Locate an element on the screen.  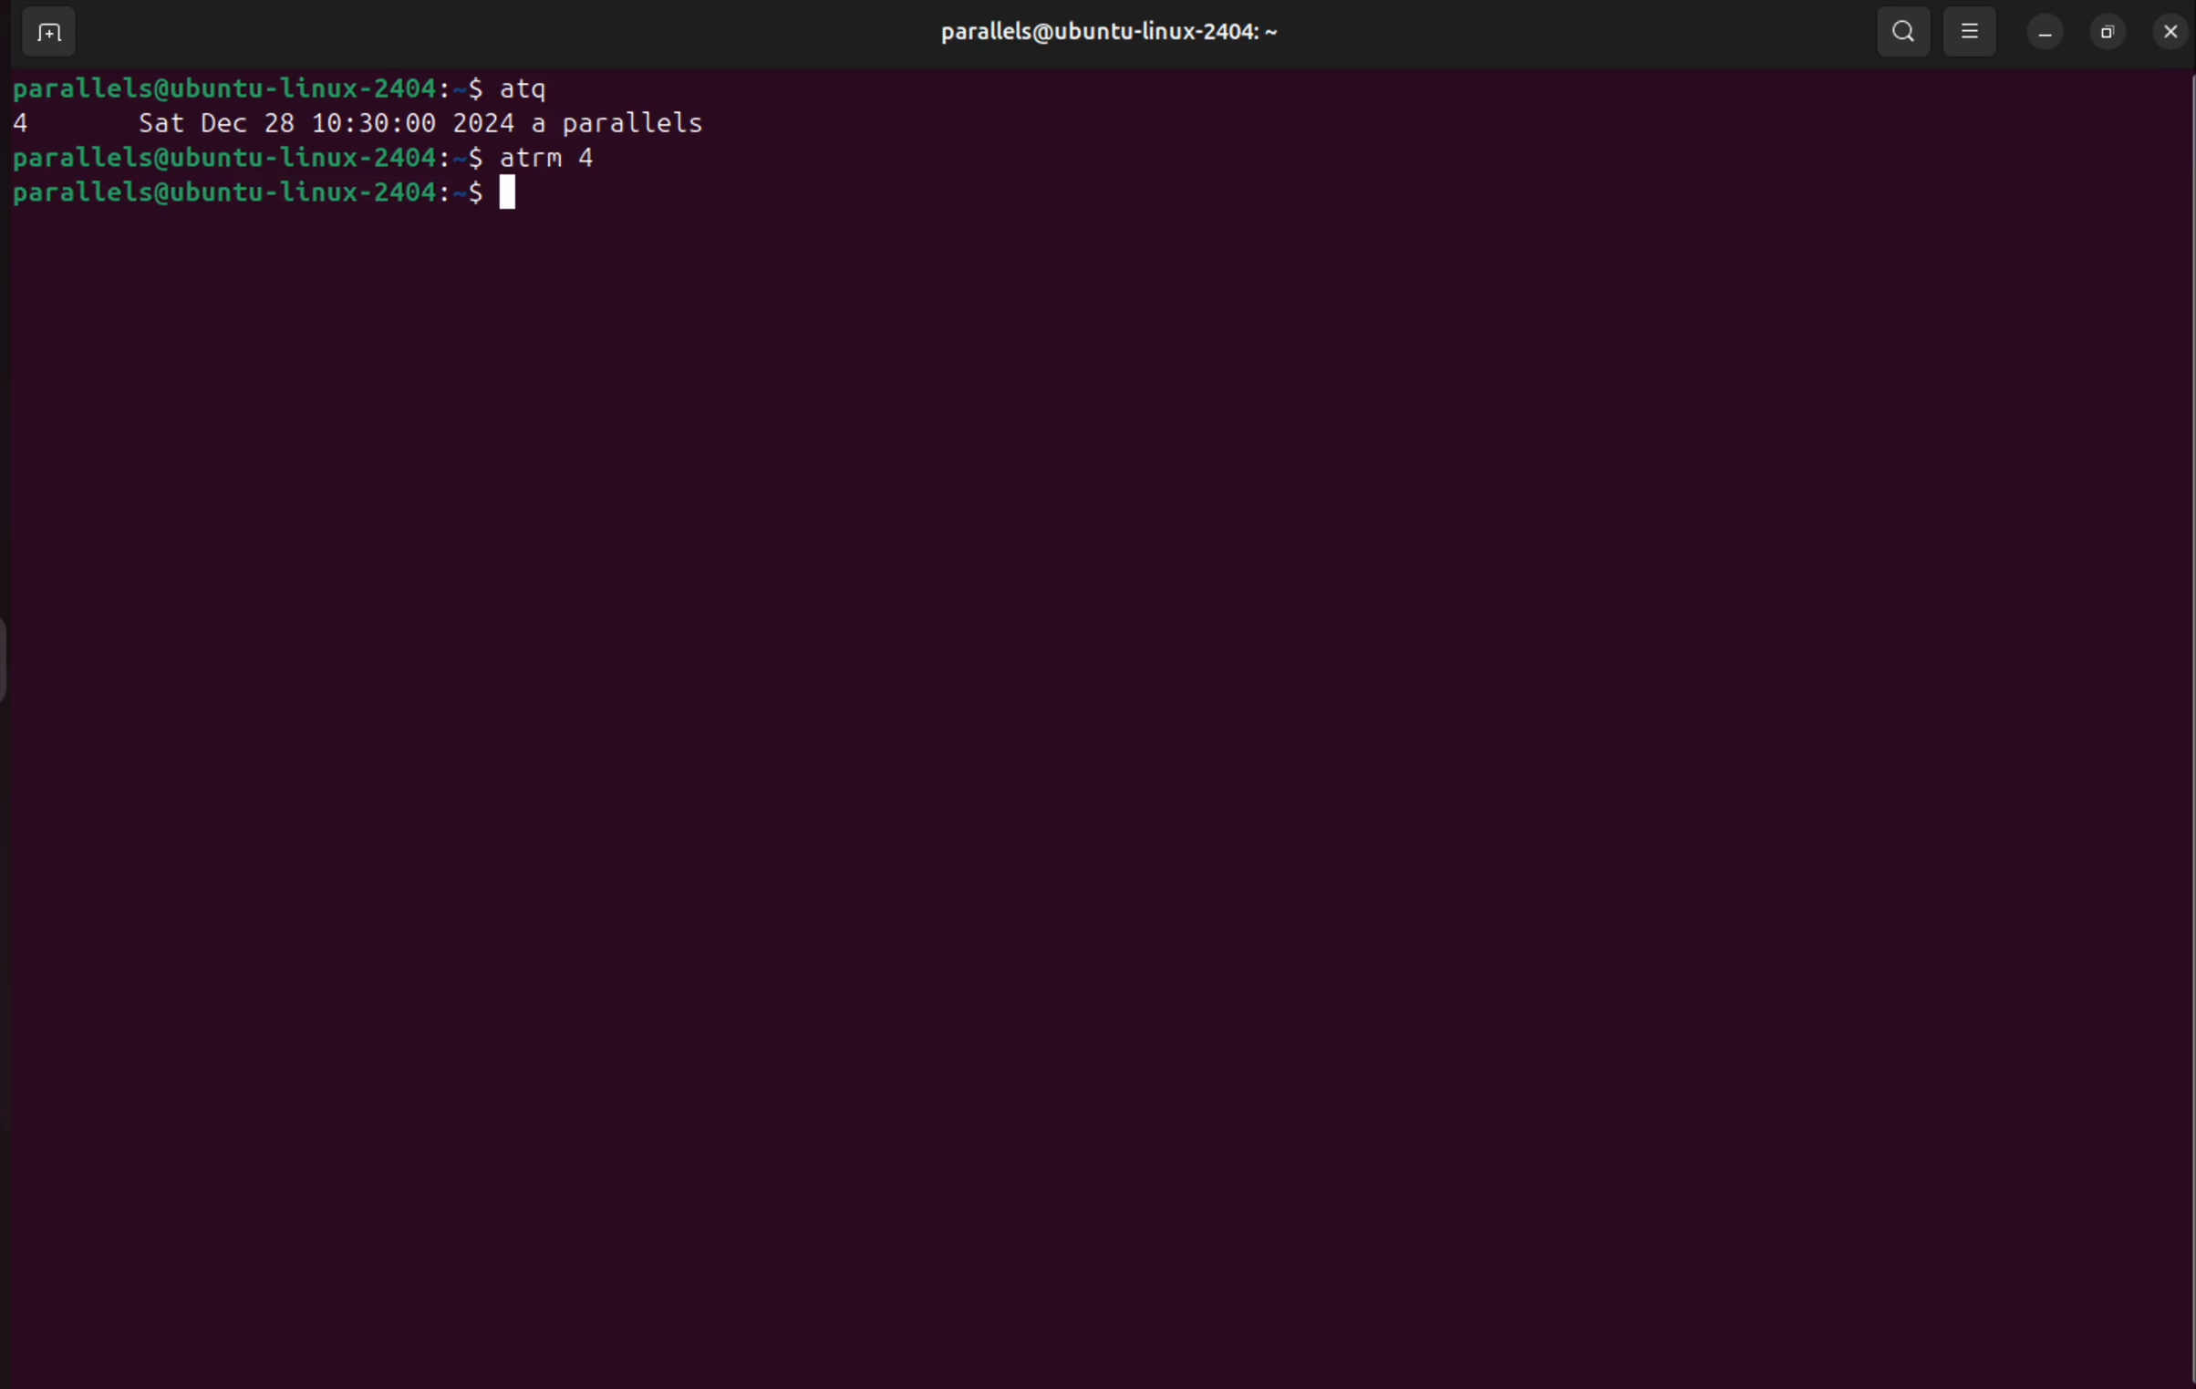
bash prompt is located at coordinates (284, 191).